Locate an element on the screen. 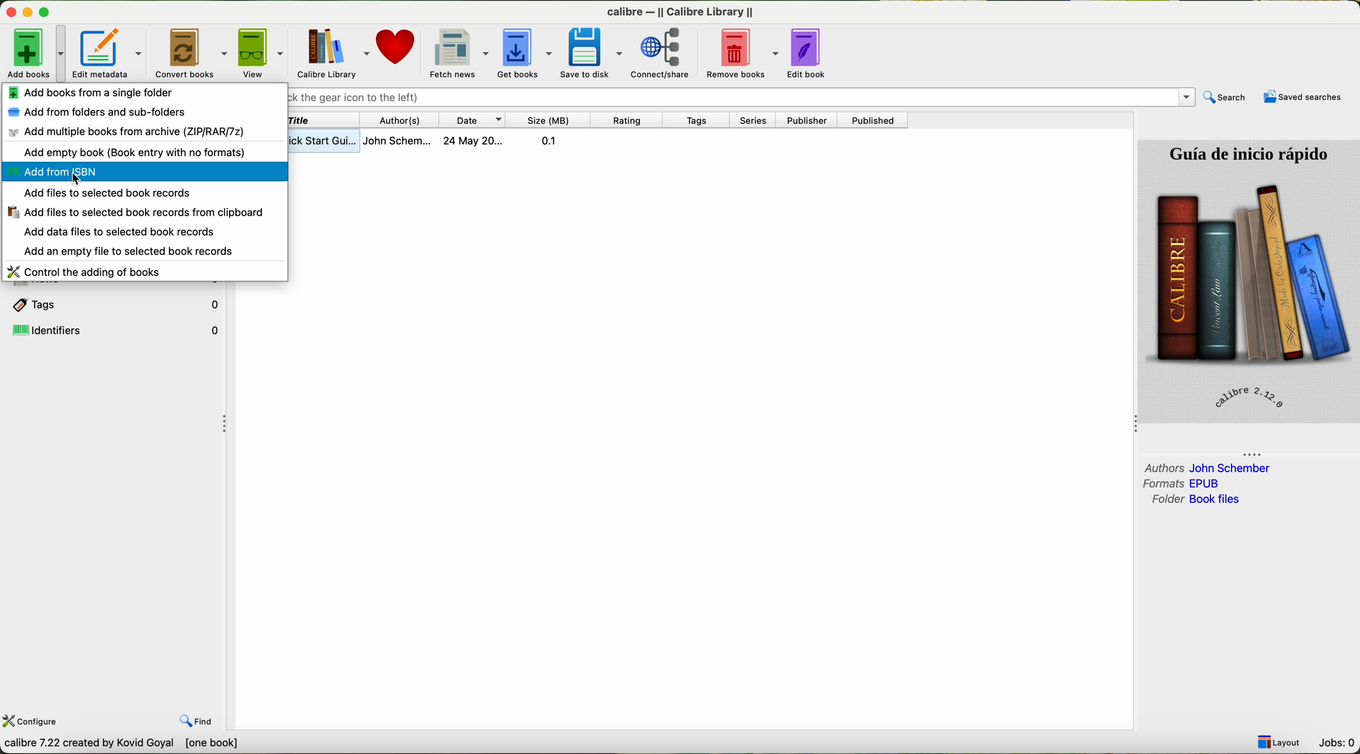 The image size is (1360, 754). publisher is located at coordinates (807, 120).